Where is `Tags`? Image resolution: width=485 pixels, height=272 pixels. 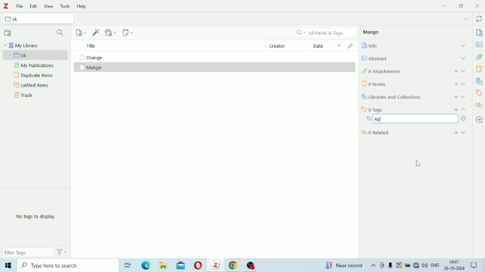
Tags is located at coordinates (478, 93).